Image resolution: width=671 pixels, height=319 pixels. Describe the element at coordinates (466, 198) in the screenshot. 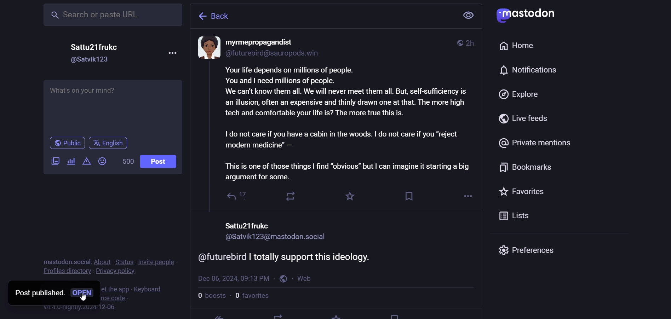

I see `more` at that location.